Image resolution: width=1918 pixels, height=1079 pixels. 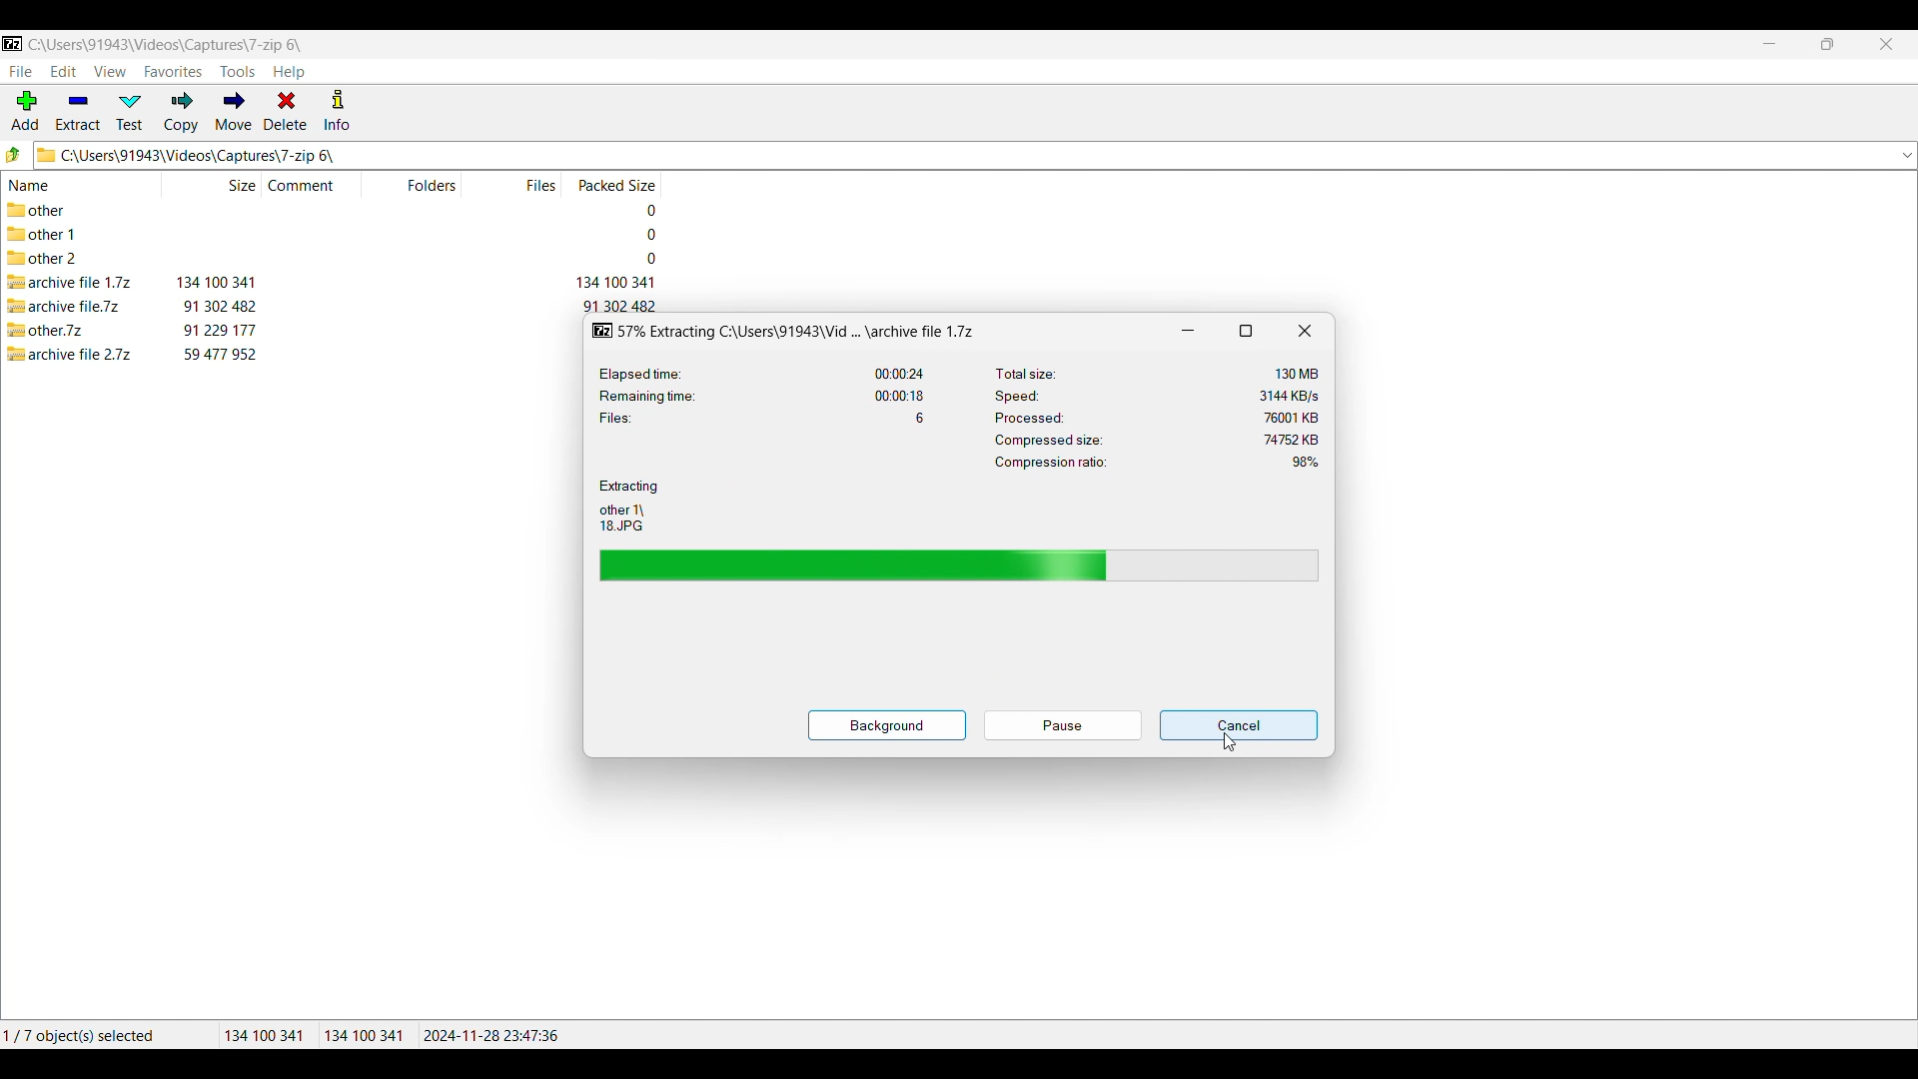 What do you see at coordinates (960, 564) in the screenshot?
I see `Indicates current extraction and remaining extraction` at bounding box center [960, 564].